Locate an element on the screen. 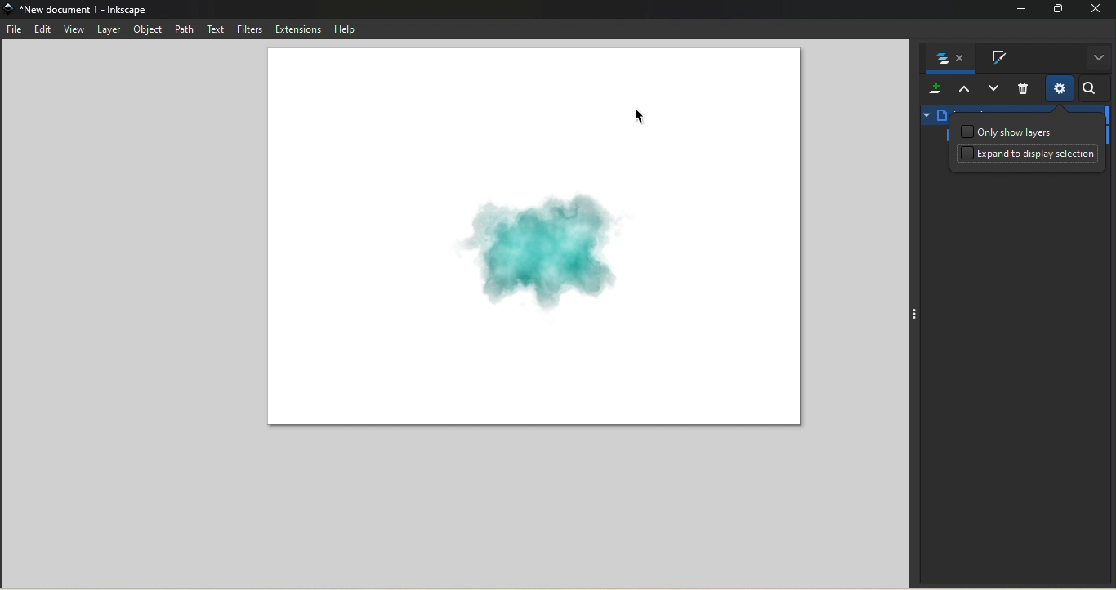 Image resolution: width=1116 pixels, height=590 pixels. Object is located at coordinates (147, 29).